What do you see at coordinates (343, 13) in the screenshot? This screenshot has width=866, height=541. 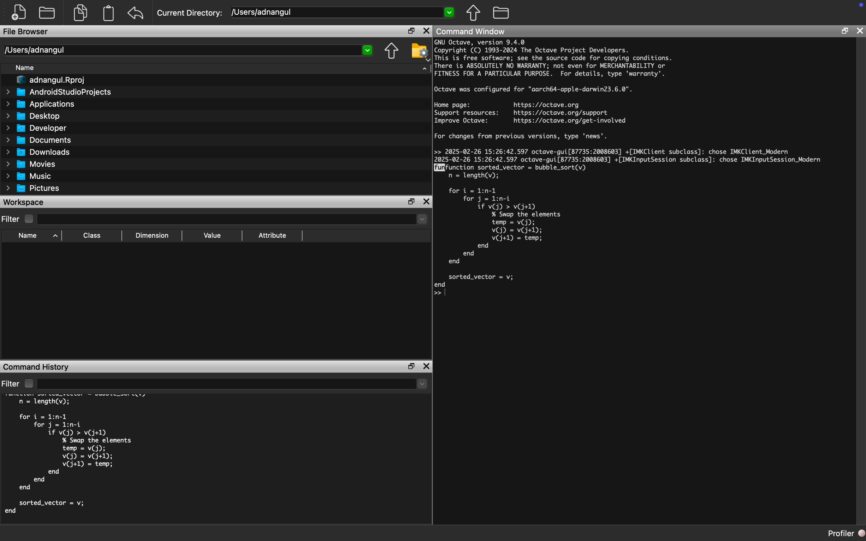 I see `/[Users/adnangul ` at bounding box center [343, 13].